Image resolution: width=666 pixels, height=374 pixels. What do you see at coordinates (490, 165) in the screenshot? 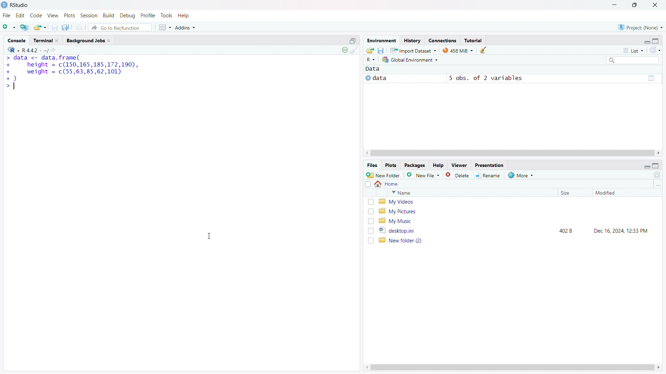
I see `presentation` at bounding box center [490, 165].